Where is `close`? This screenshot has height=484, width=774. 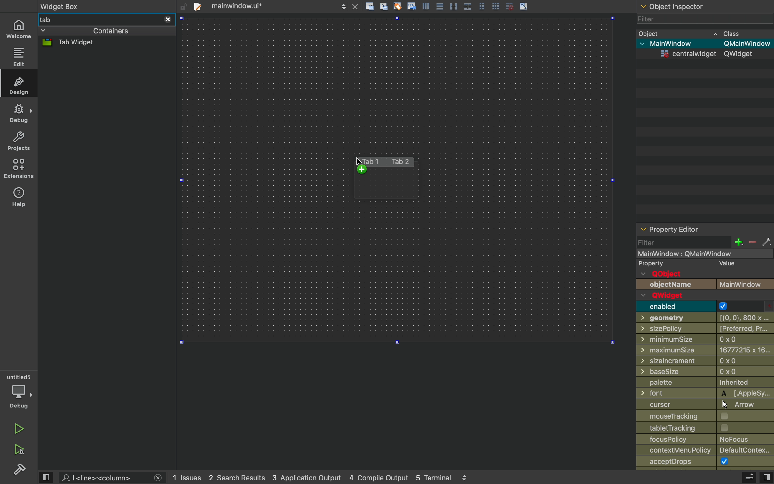
close is located at coordinates (158, 479).